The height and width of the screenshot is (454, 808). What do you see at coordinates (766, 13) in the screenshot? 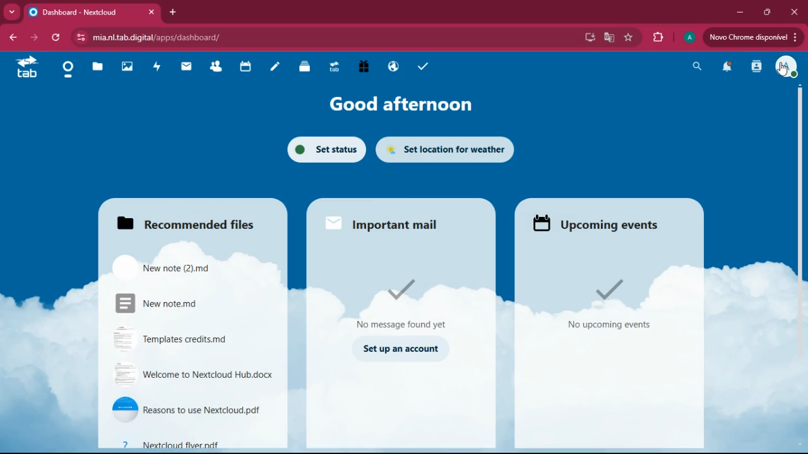
I see `maximize` at bounding box center [766, 13].